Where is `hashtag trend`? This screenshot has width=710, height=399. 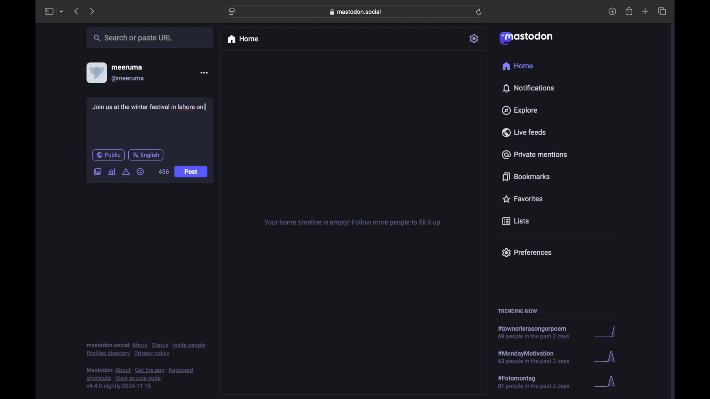 hashtag trend is located at coordinates (539, 357).